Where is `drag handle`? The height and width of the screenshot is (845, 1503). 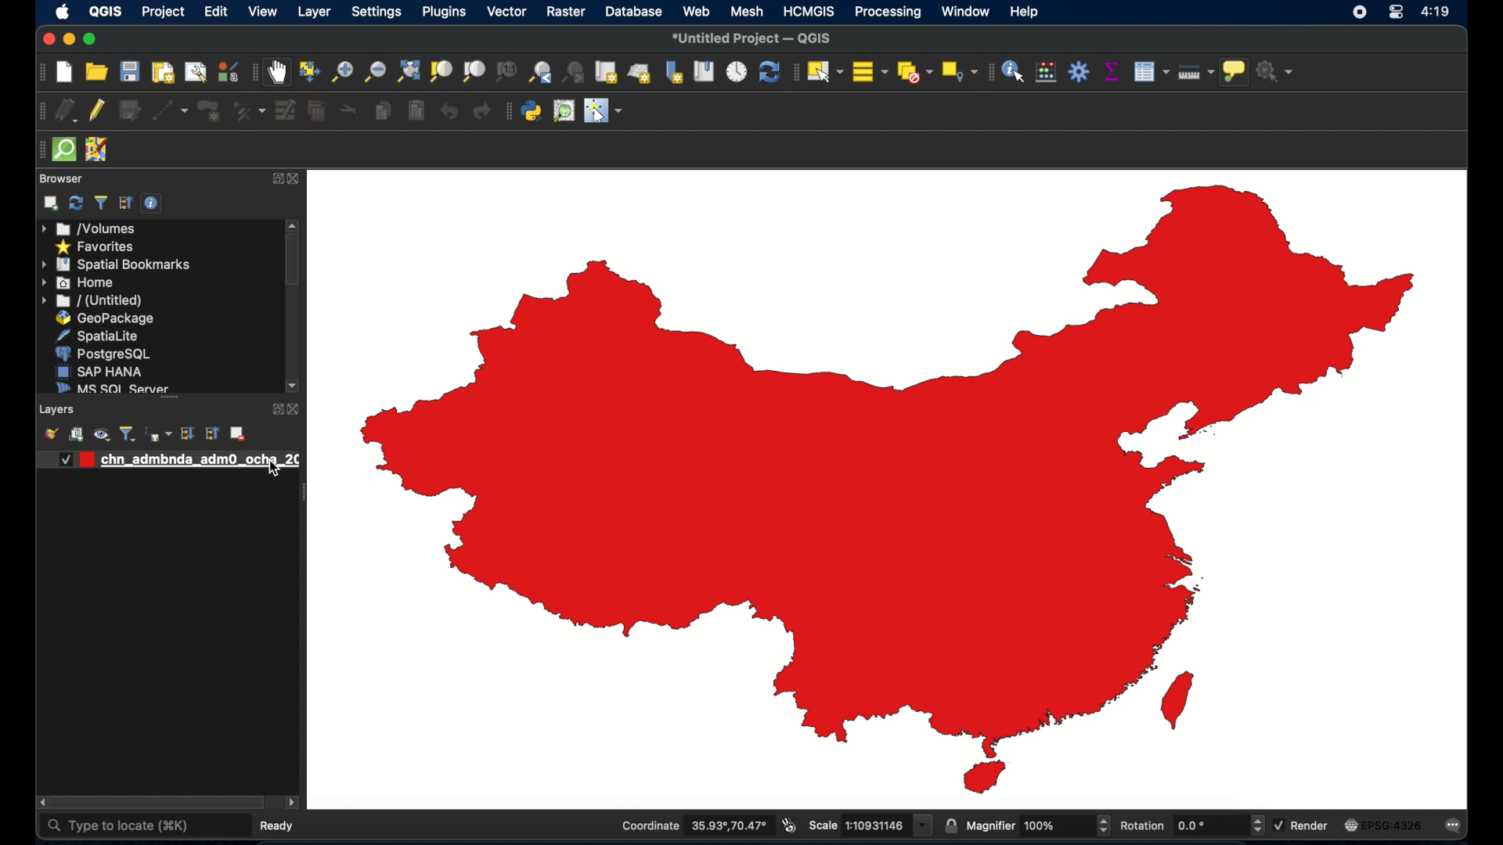
drag handle is located at coordinates (302, 494).